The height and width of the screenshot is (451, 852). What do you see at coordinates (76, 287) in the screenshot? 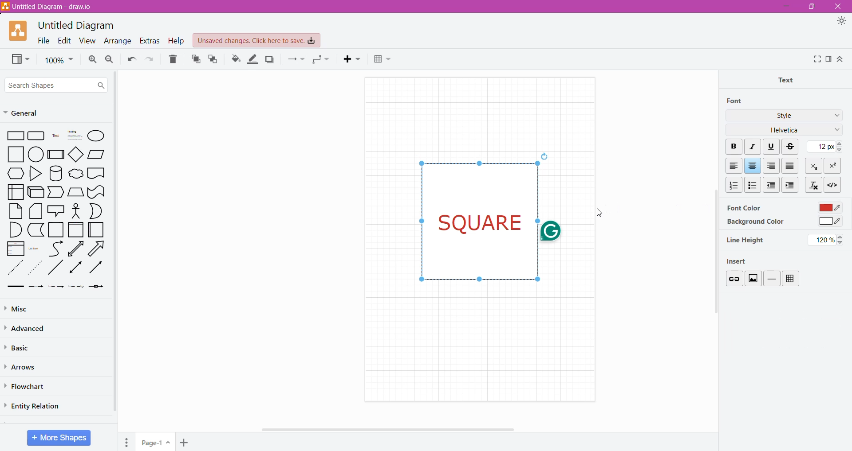
I see `Dotted Arrow ` at bounding box center [76, 287].